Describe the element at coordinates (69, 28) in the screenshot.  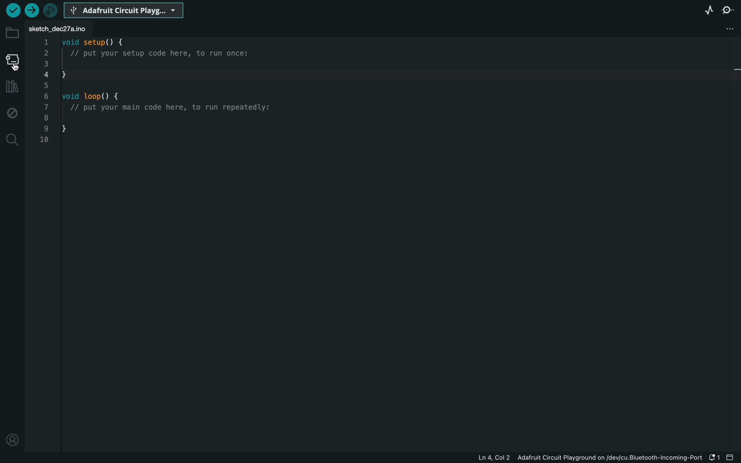
I see `file tab` at that location.